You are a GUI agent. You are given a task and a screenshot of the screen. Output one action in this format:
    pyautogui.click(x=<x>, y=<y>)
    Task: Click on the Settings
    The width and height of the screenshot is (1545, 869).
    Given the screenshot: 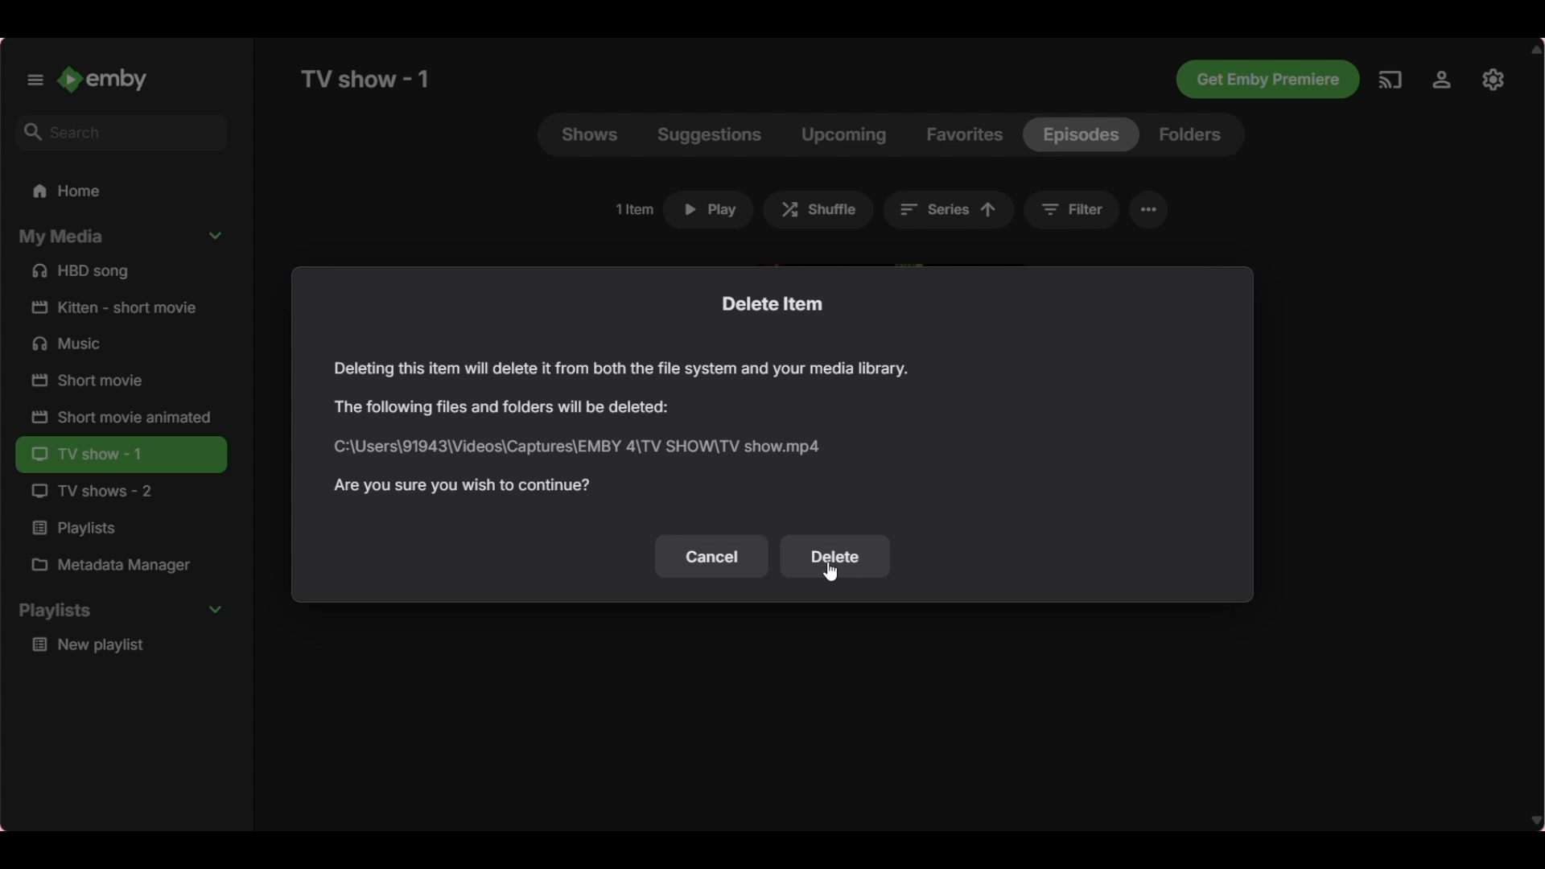 What is the action you would take?
    pyautogui.click(x=1442, y=80)
    